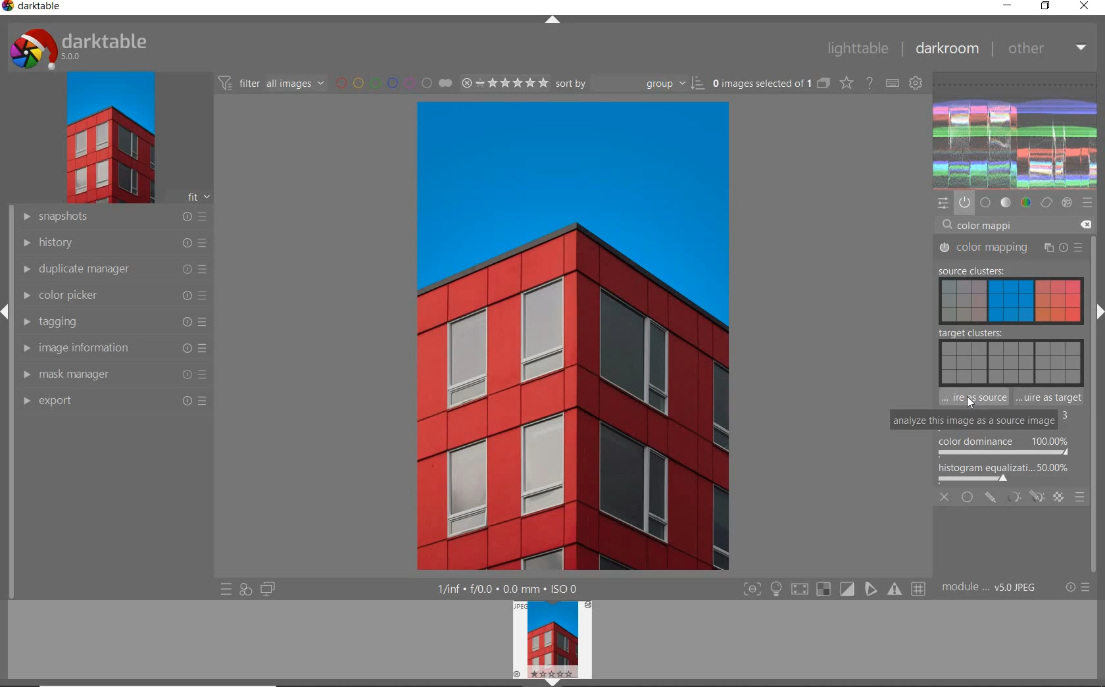 This screenshot has height=687, width=1105. What do you see at coordinates (970, 401) in the screenshot?
I see `CURSOR POSITION` at bounding box center [970, 401].